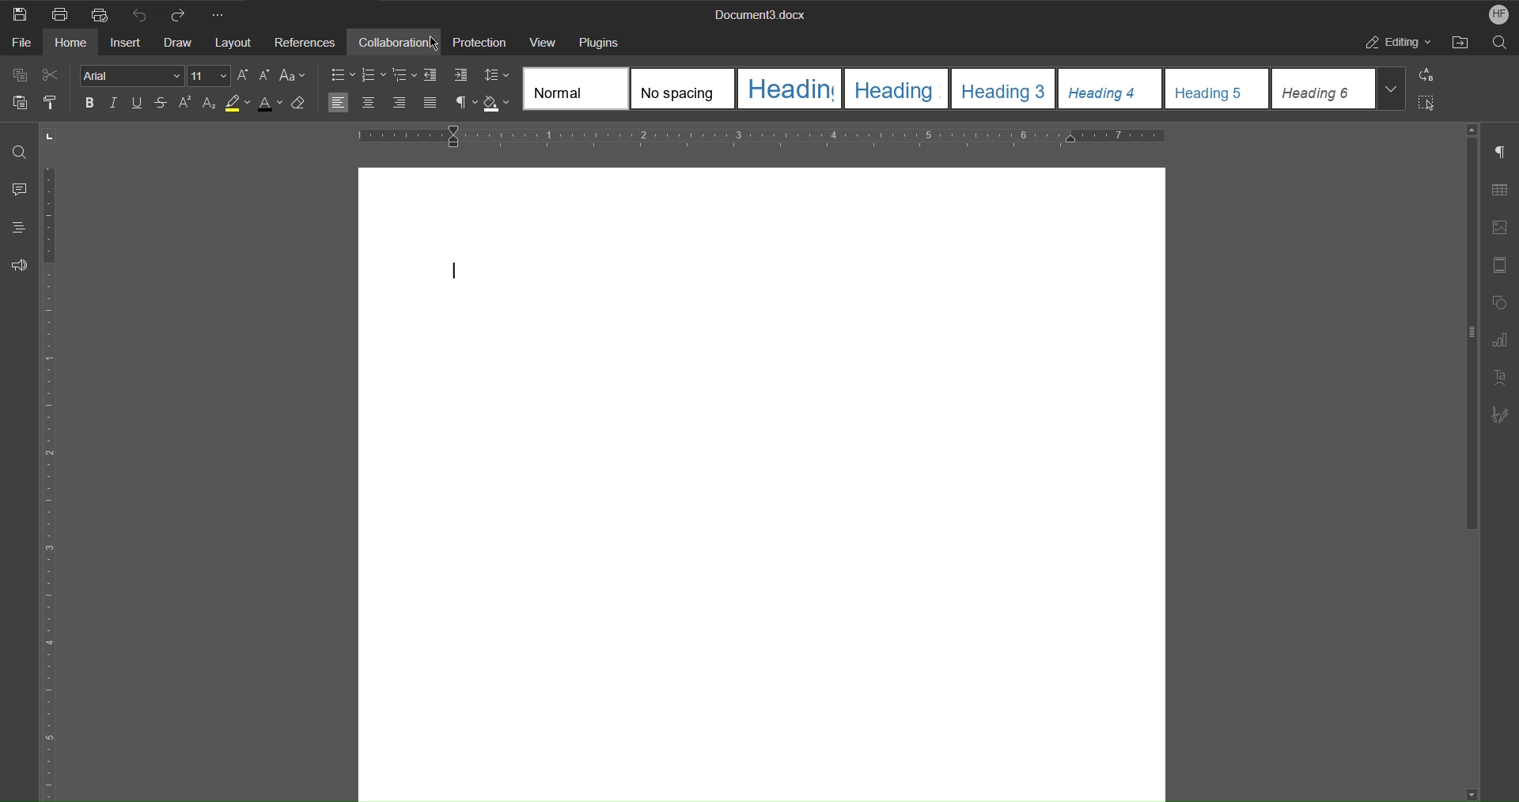 This screenshot has height=802, width=1519. What do you see at coordinates (265, 75) in the screenshot?
I see `Decrease Size` at bounding box center [265, 75].